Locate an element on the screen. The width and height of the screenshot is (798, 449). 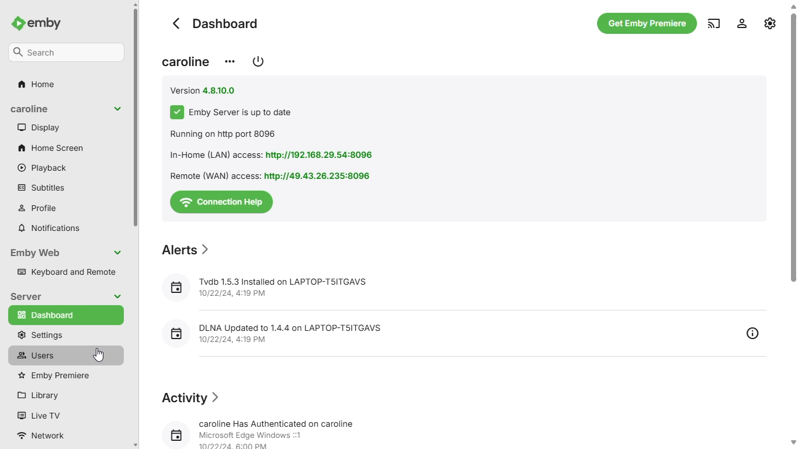
users is located at coordinates (48, 355).